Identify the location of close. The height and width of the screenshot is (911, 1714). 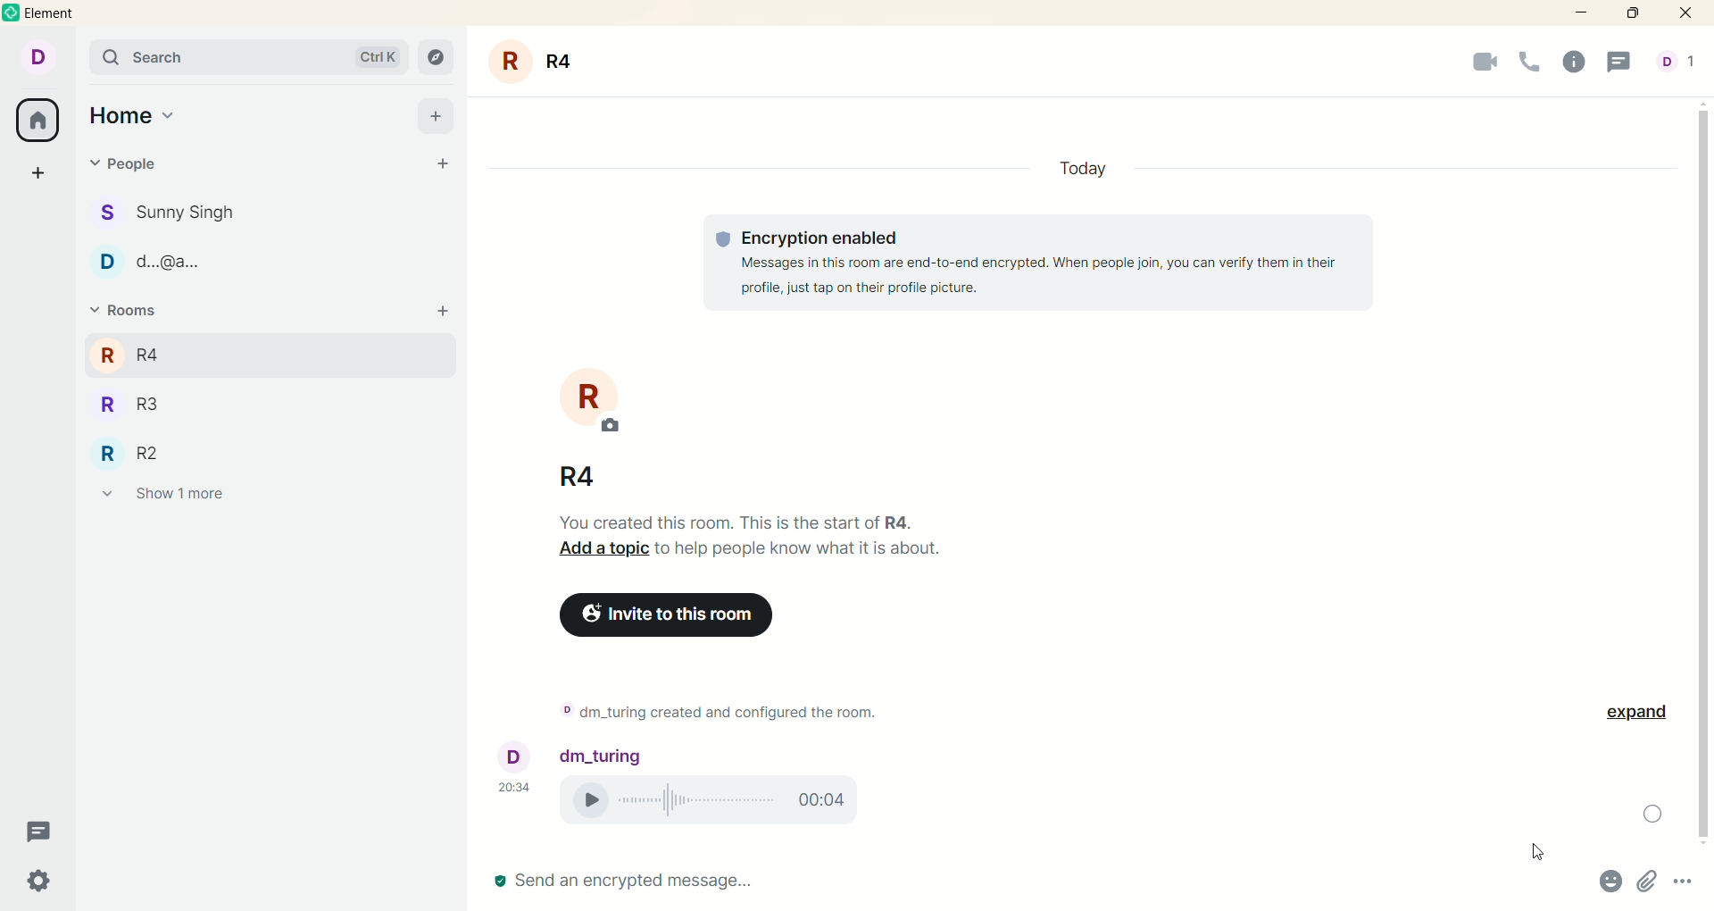
(1689, 13).